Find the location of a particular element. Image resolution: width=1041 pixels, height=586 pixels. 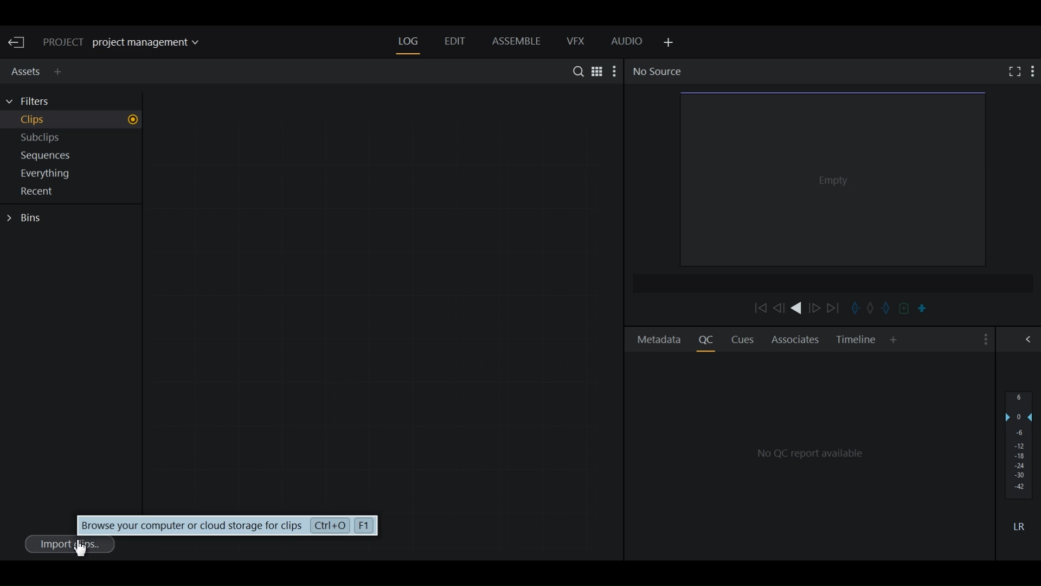

Mute is located at coordinates (1019, 526).